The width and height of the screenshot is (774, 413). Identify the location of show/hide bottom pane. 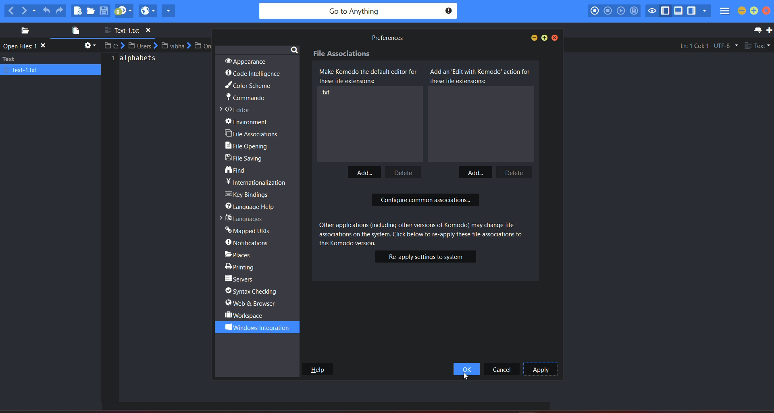
(679, 12).